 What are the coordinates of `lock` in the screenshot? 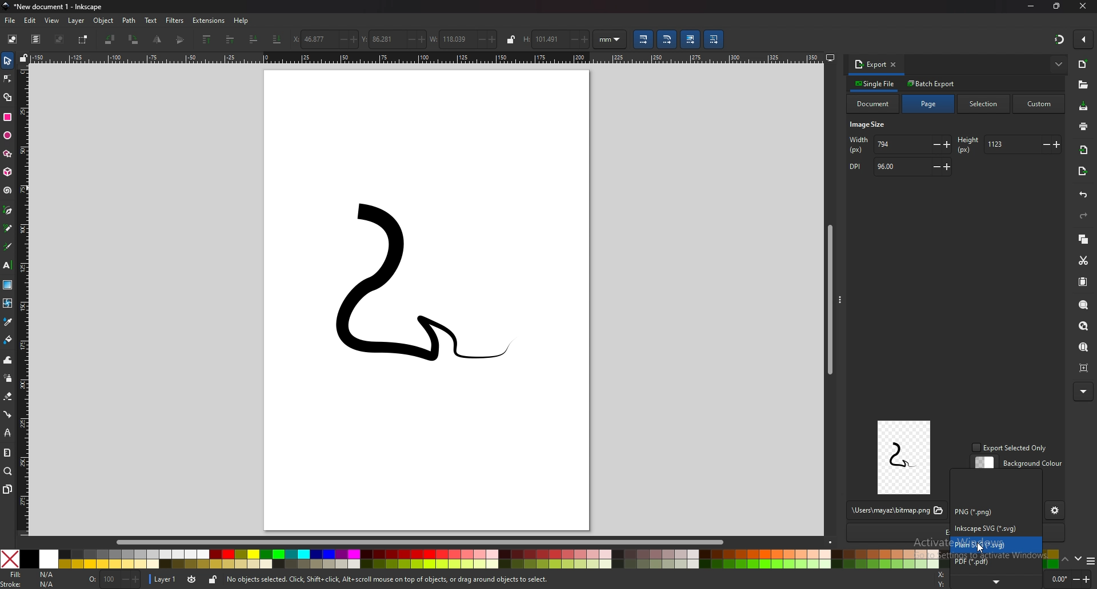 It's located at (213, 579).